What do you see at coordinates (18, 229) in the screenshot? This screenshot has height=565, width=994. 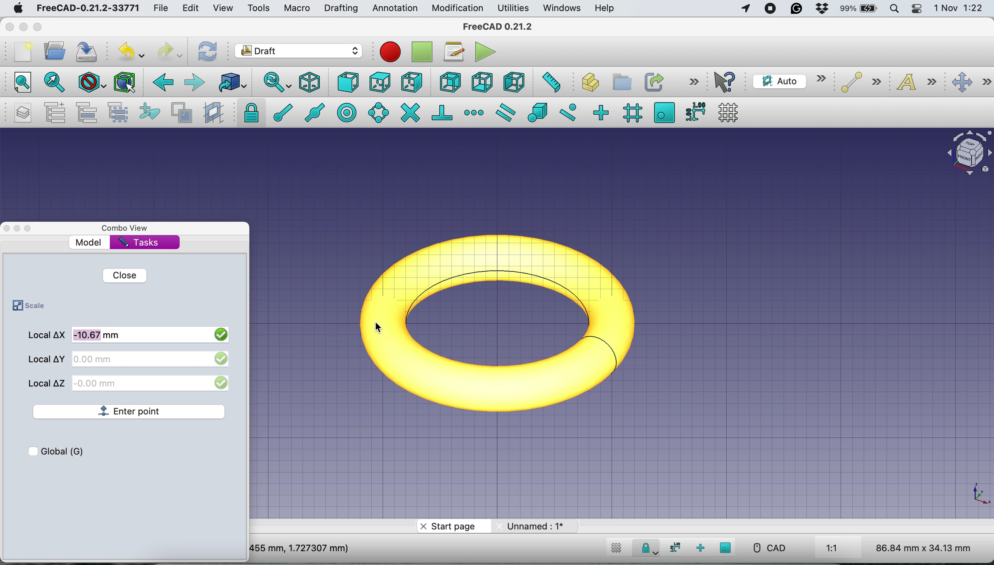 I see `Toggle Floating Window` at bounding box center [18, 229].